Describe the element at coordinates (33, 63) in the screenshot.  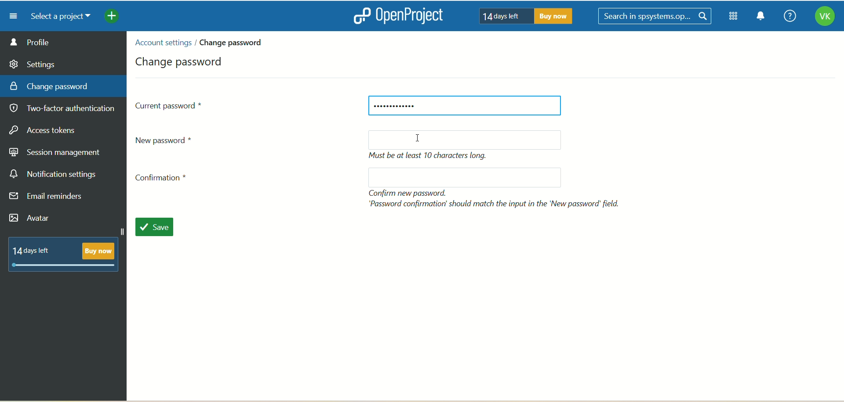
I see `settings` at that location.